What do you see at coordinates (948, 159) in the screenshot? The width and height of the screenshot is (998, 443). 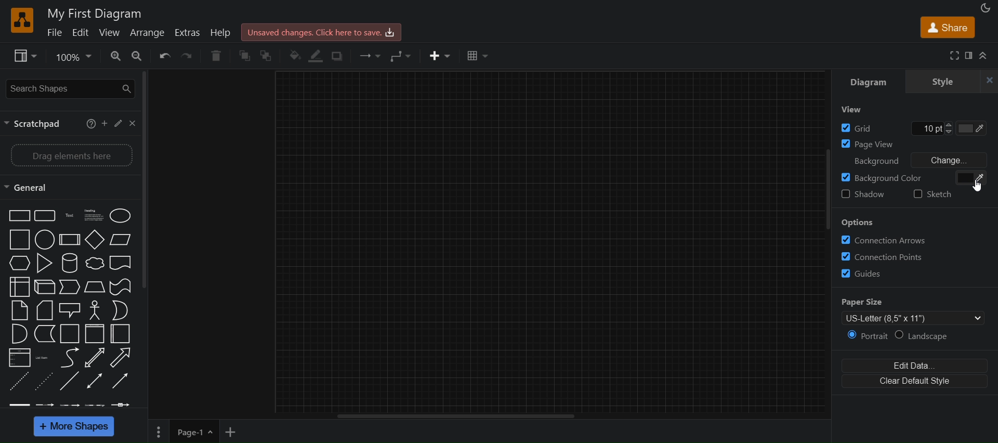 I see `change` at bounding box center [948, 159].